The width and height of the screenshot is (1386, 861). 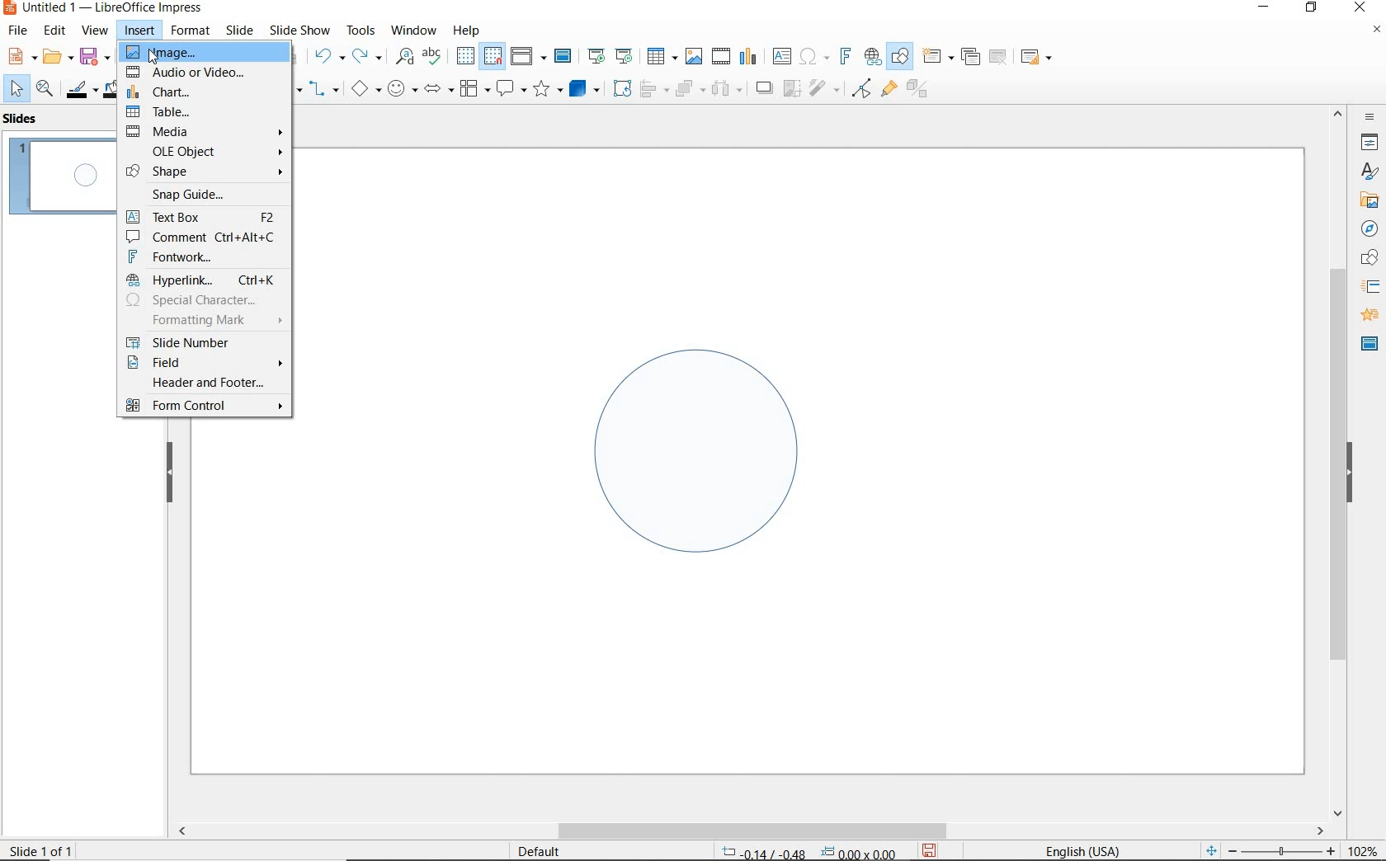 What do you see at coordinates (1080, 849) in the screenshot?
I see `Text language` at bounding box center [1080, 849].